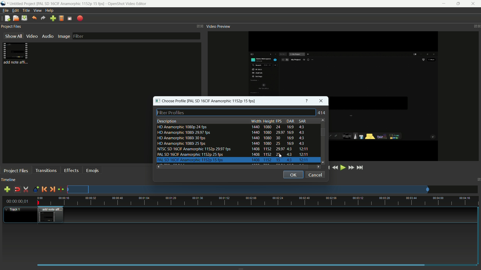  Describe the element at coordinates (92, 170) in the screenshot. I see `emojis` at that location.